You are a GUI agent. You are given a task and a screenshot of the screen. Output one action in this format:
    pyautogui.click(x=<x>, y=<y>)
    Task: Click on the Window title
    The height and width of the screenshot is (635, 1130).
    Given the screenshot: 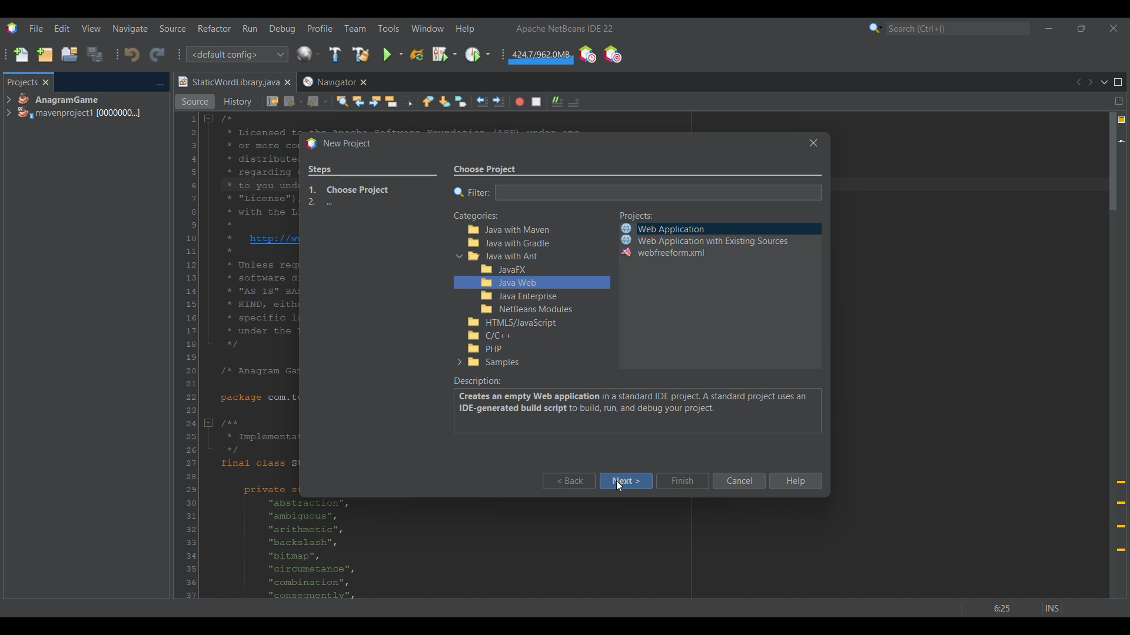 What is the action you would take?
    pyautogui.click(x=340, y=144)
    